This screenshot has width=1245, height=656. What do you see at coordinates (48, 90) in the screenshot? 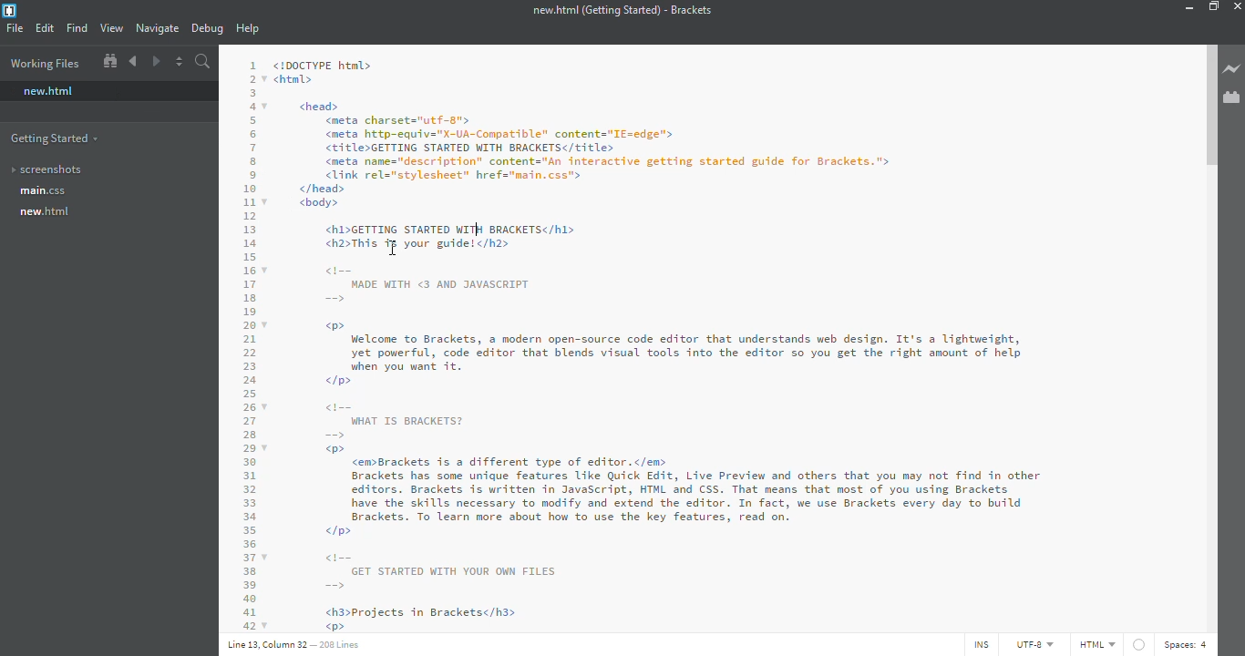
I see `new` at bounding box center [48, 90].